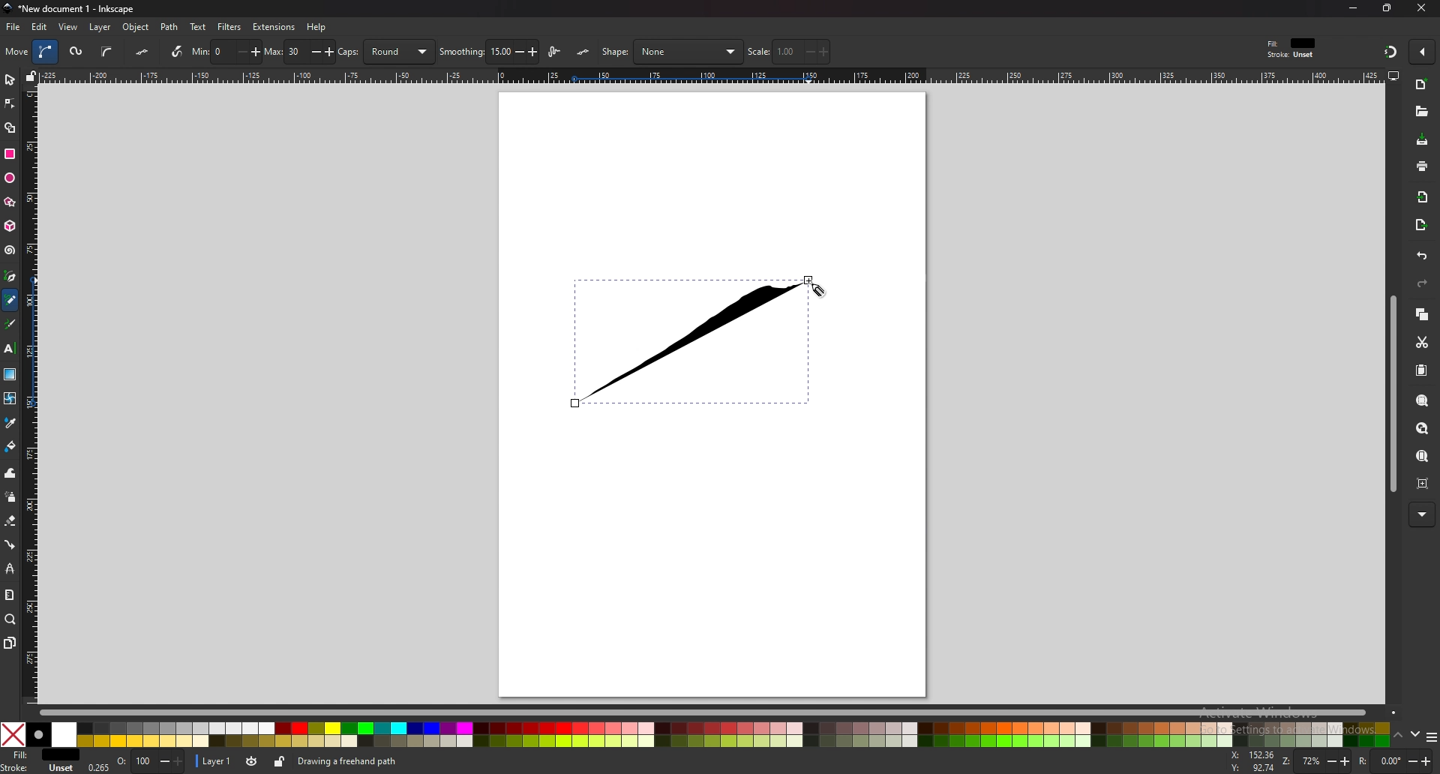  I want to click on pages, so click(9, 643).